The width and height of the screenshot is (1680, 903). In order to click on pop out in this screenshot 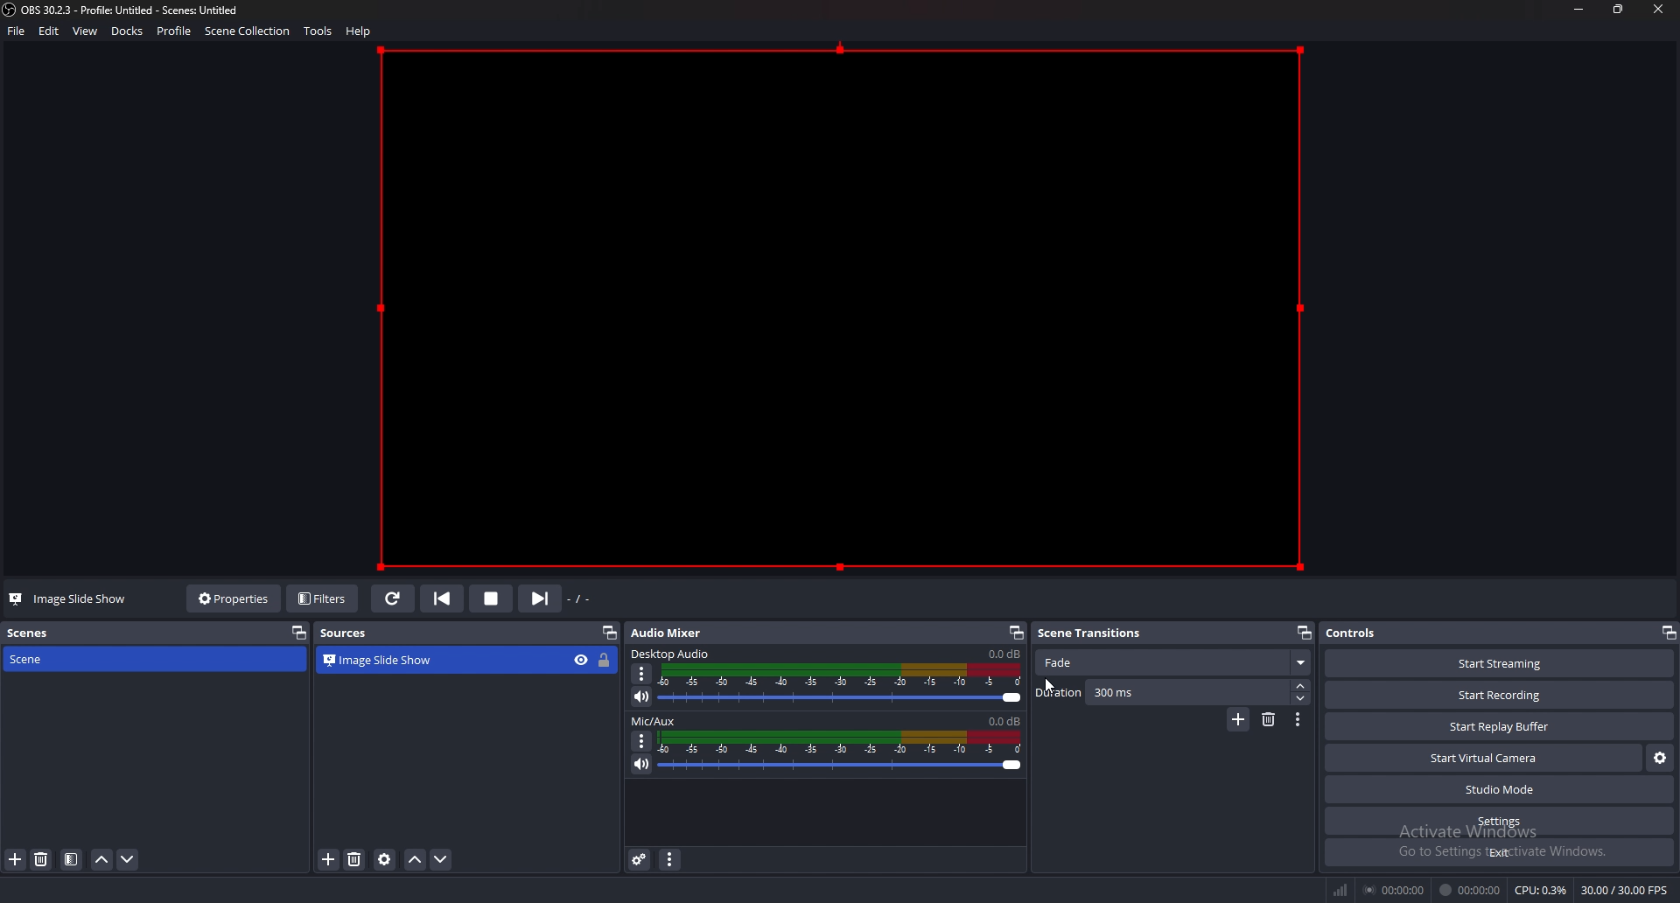, I will do `click(1668, 633)`.